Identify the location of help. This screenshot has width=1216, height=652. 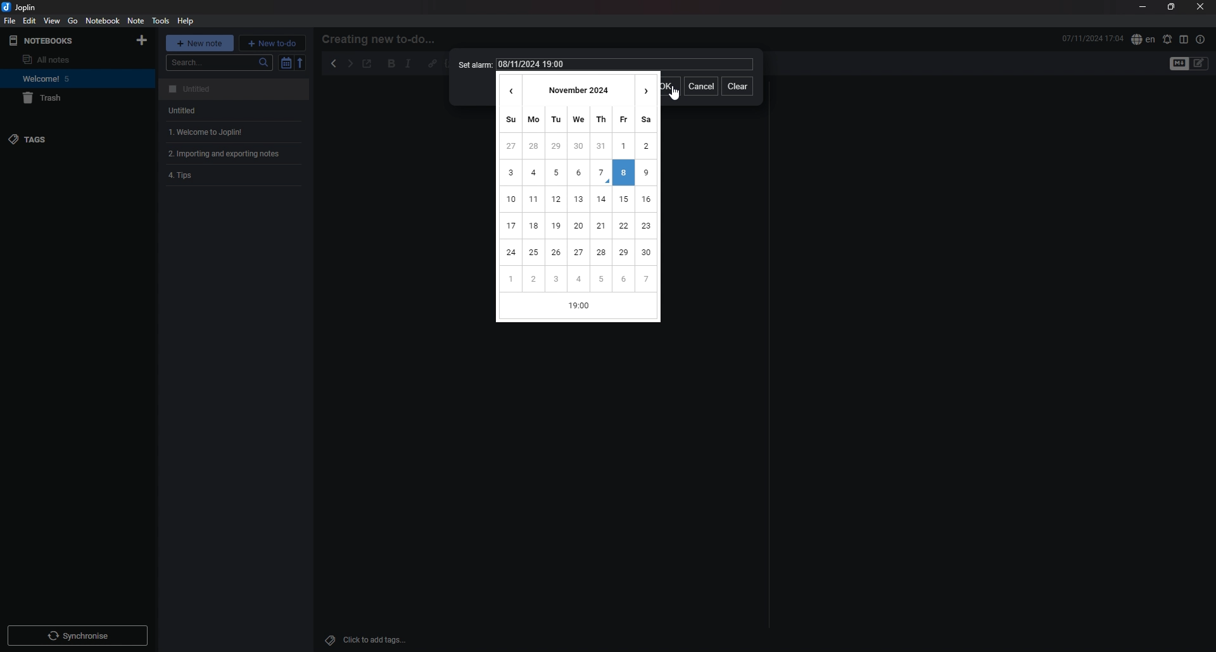
(187, 22).